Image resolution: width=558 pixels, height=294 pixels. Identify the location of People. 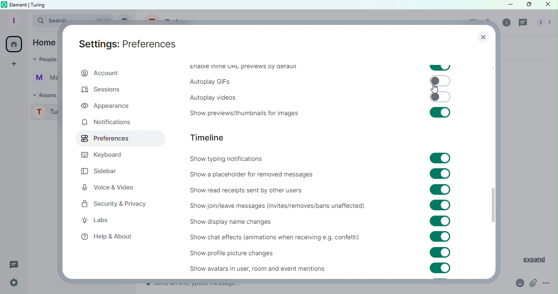
(542, 23).